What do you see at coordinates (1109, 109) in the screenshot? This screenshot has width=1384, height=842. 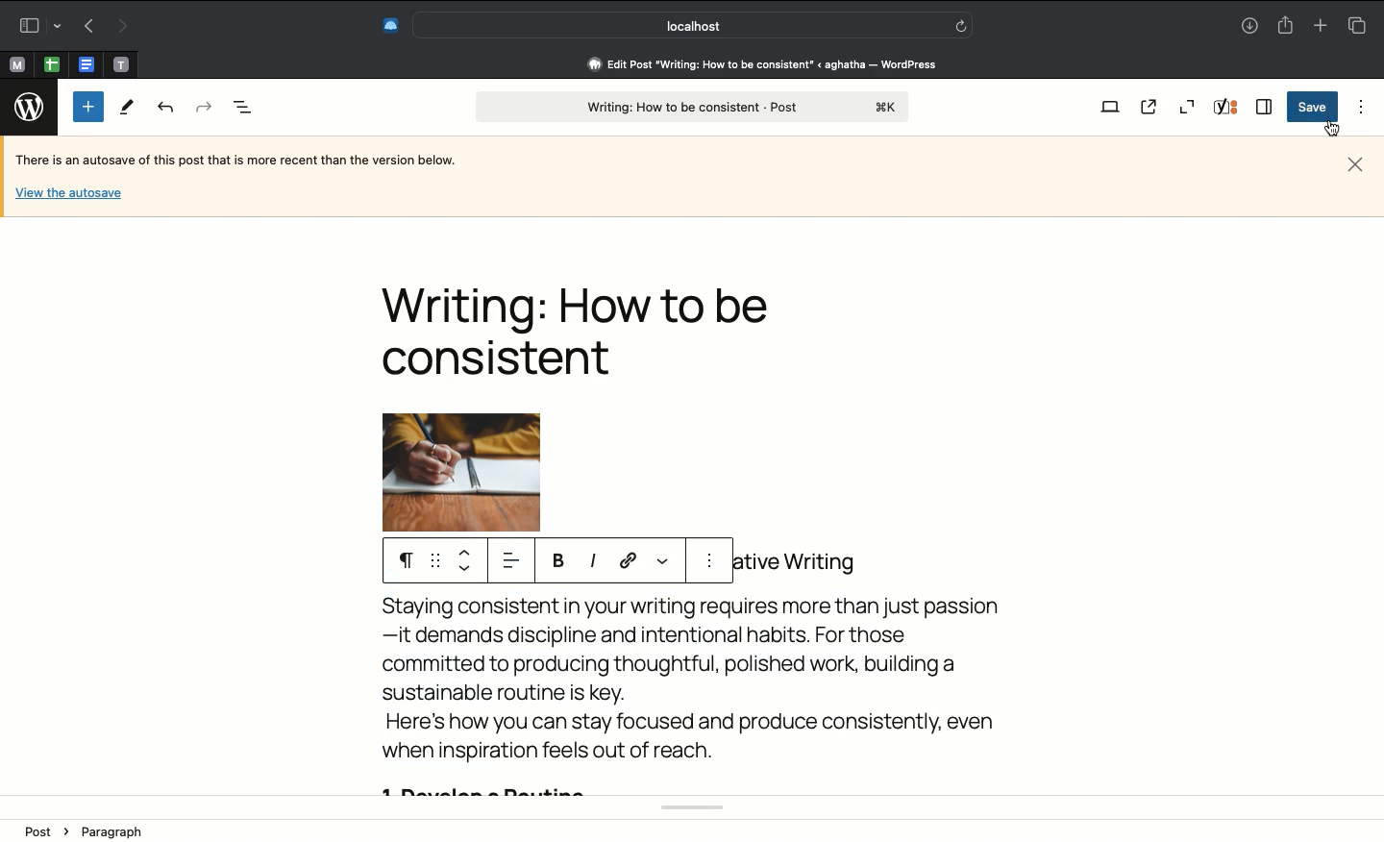 I see `View` at bounding box center [1109, 109].